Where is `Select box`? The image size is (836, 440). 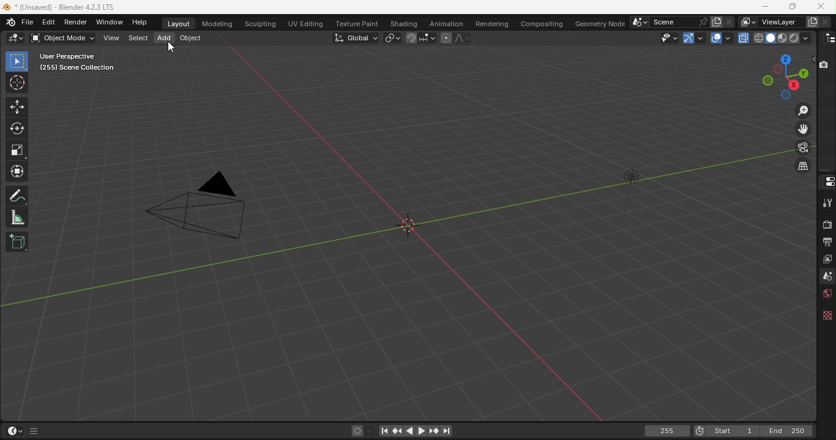 Select box is located at coordinates (17, 61).